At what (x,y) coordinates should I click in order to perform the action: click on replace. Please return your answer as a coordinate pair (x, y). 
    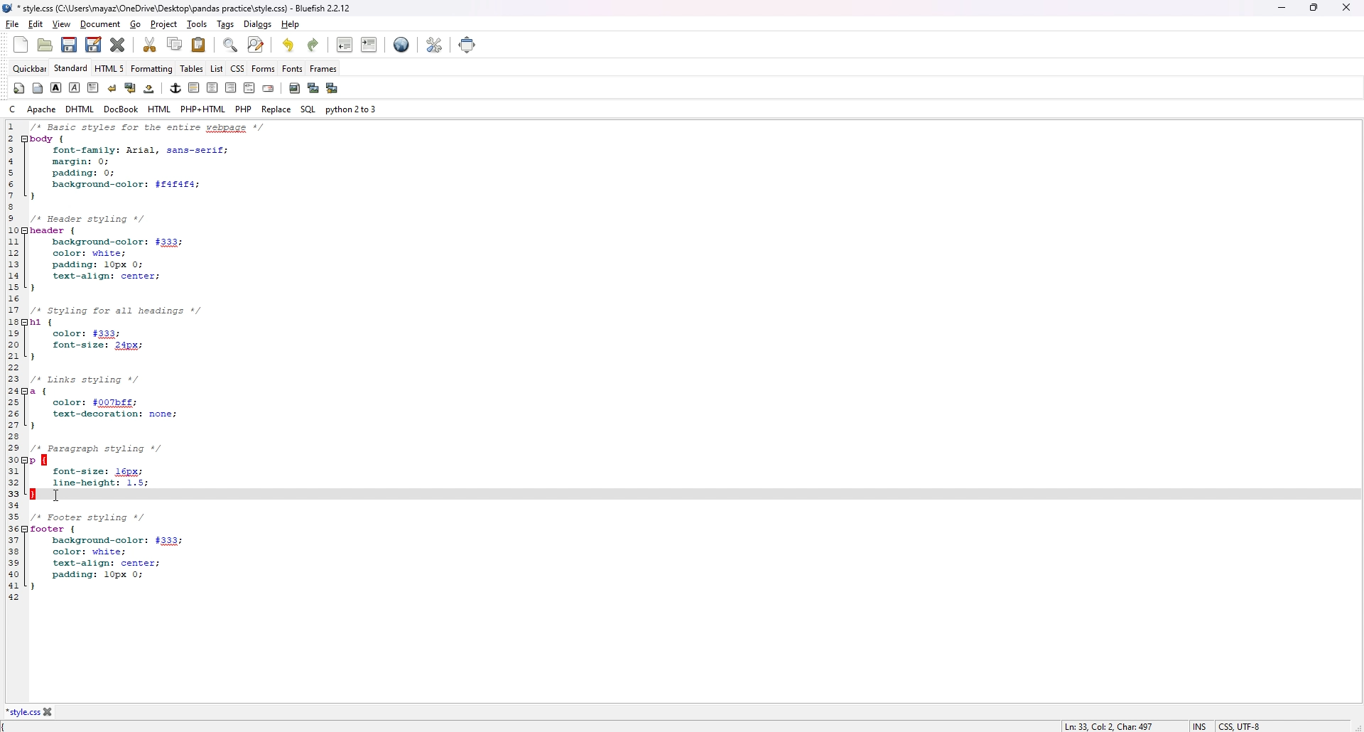
    Looking at the image, I should click on (276, 110).